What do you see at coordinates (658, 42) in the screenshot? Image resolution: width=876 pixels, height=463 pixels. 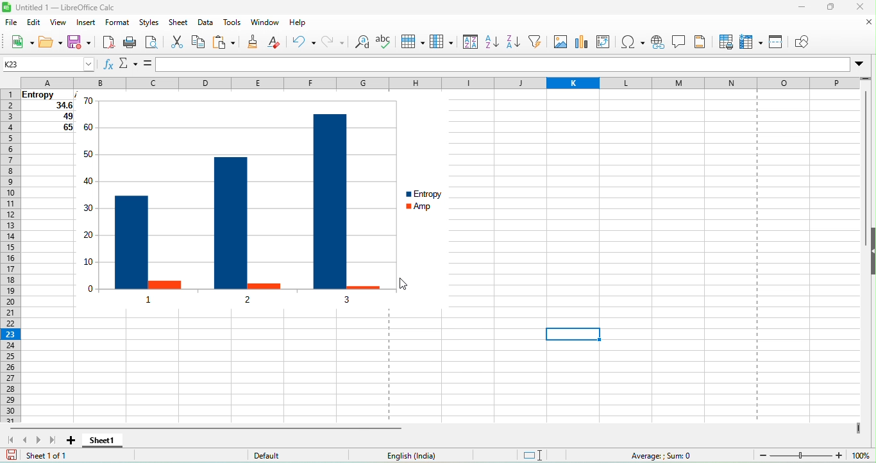 I see `hyperlink` at bounding box center [658, 42].